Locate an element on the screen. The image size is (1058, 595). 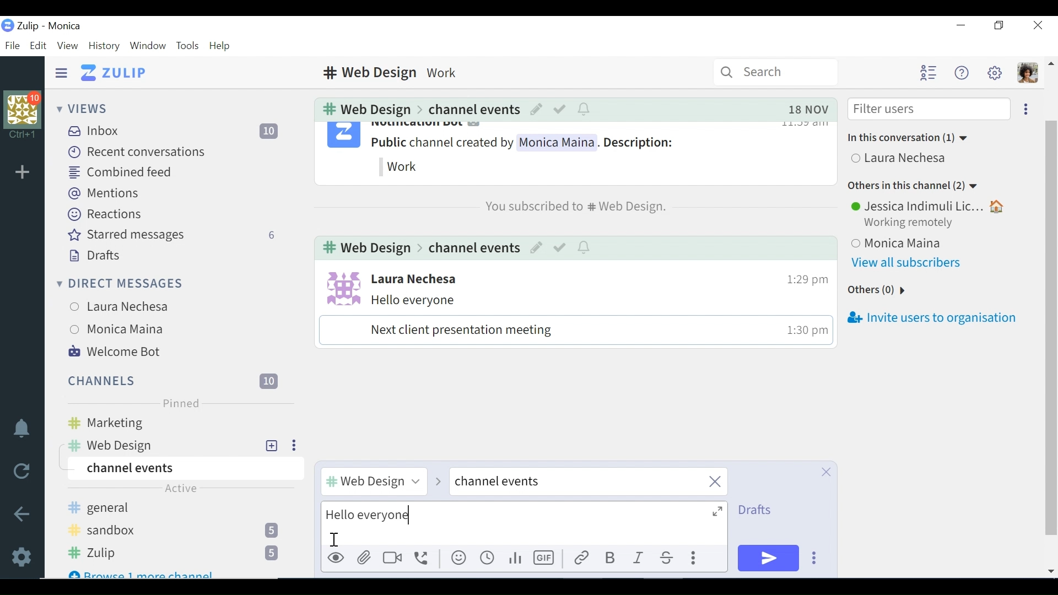
Channel events is located at coordinates (472, 248).